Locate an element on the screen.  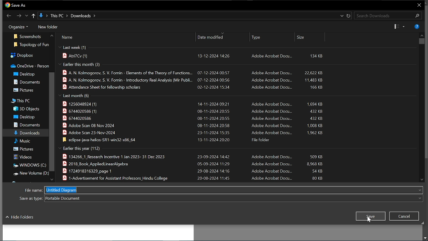
| 1256048924 (1) is located at coordinates (81, 104).